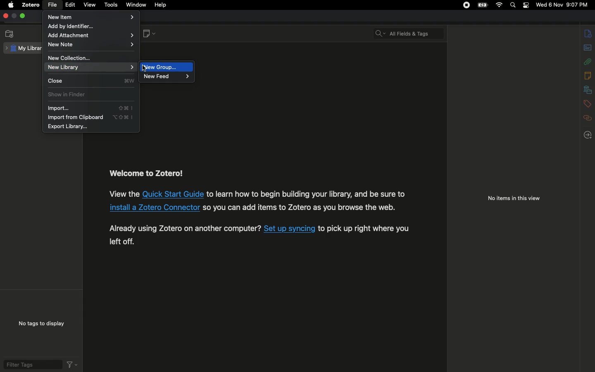 The image size is (595, 372). Describe the element at coordinates (587, 48) in the screenshot. I see `Abstract` at that location.